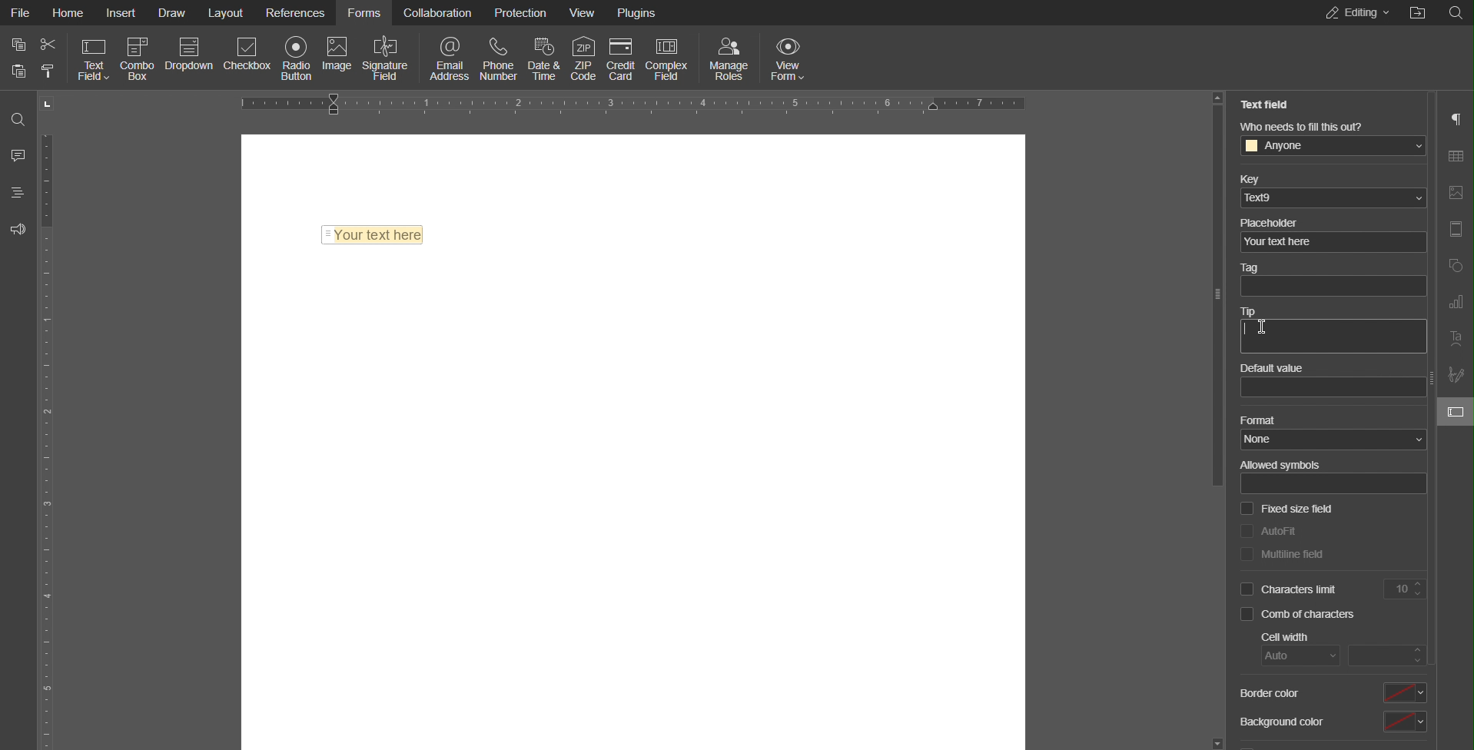 This screenshot has height=750, width=1474. What do you see at coordinates (1452, 191) in the screenshot?
I see `Image Settings` at bounding box center [1452, 191].